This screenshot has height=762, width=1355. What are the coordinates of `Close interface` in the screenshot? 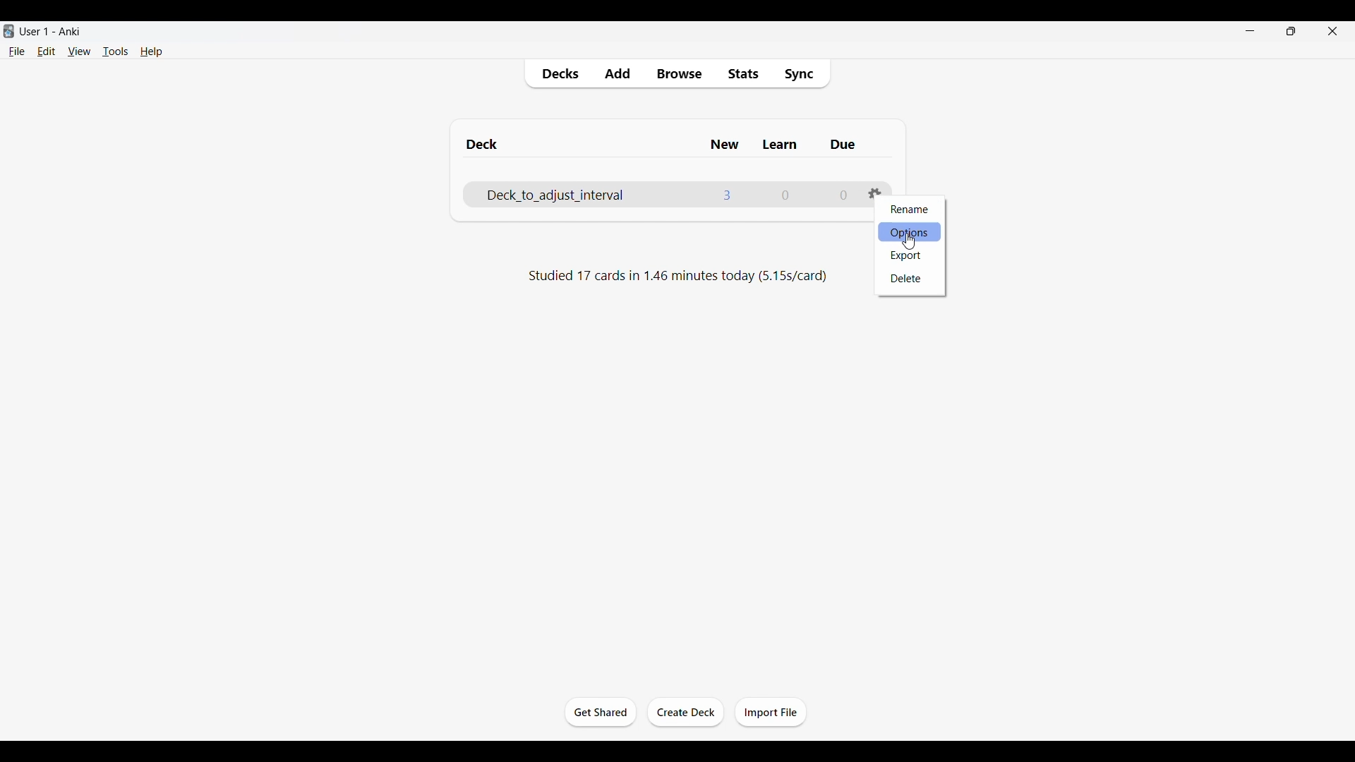 It's located at (1332, 31).